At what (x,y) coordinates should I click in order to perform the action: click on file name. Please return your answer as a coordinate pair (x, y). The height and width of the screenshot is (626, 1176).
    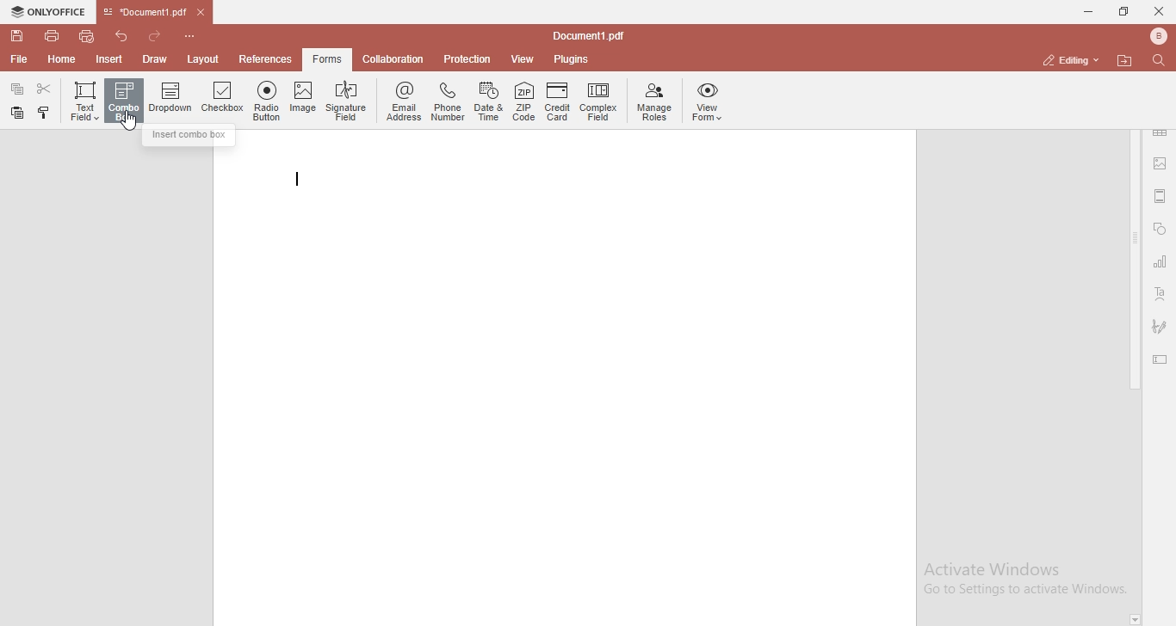
    Looking at the image, I should click on (592, 37).